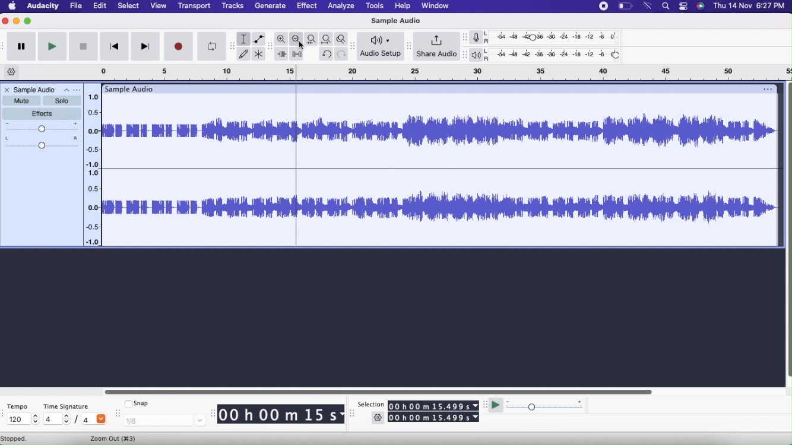  I want to click on Solo, so click(62, 100).